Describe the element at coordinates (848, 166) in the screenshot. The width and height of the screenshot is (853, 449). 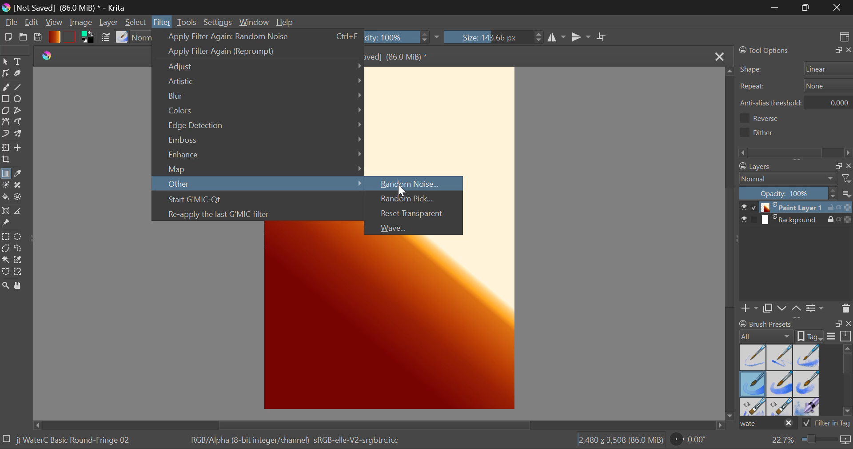
I see `close` at that location.